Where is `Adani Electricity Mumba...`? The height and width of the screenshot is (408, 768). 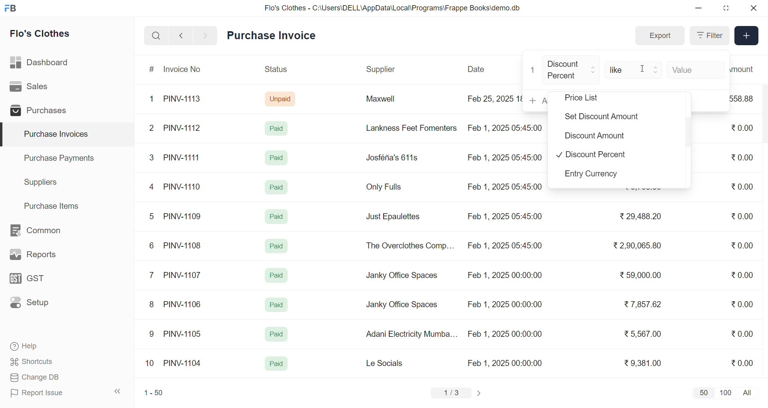
Adani Electricity Mumba... is located at coordinates (412, 334).